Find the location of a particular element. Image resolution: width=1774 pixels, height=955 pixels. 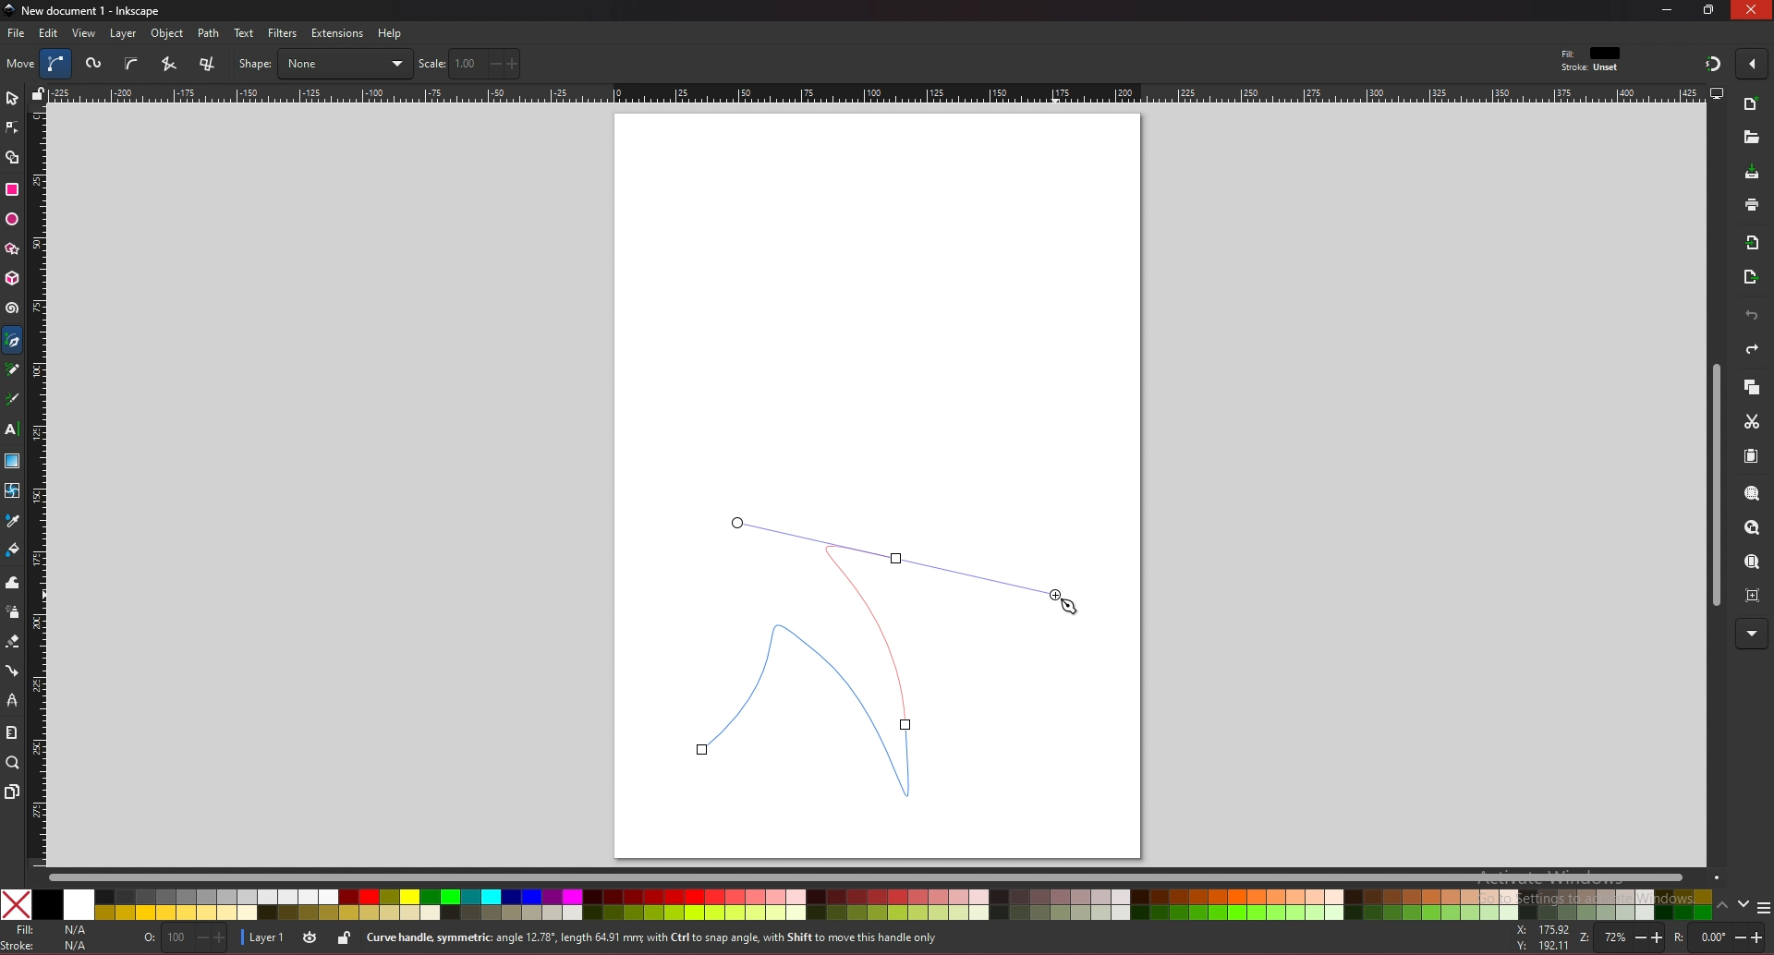

tweak is located at coordinates (13, 582).